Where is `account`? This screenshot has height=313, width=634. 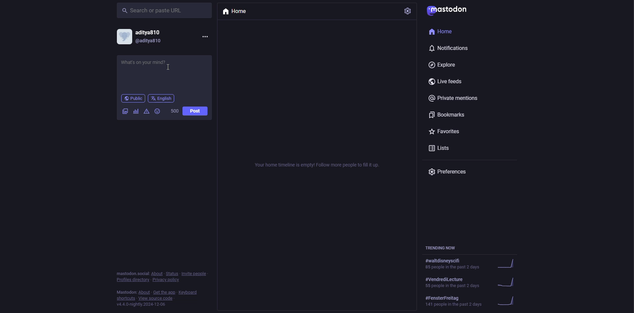 account is located at coordinates (142, 36).